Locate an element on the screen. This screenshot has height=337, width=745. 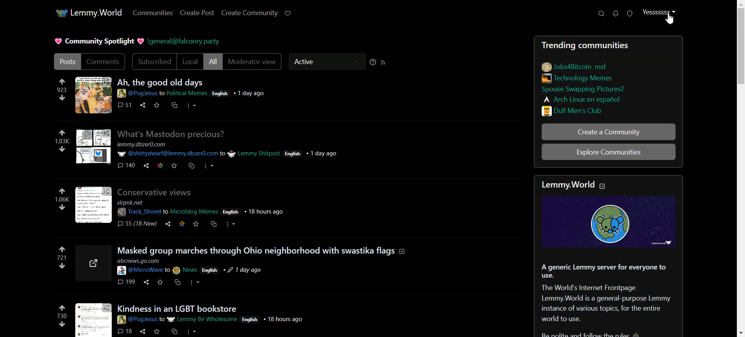
Profile is located at coordinates (660, 13).